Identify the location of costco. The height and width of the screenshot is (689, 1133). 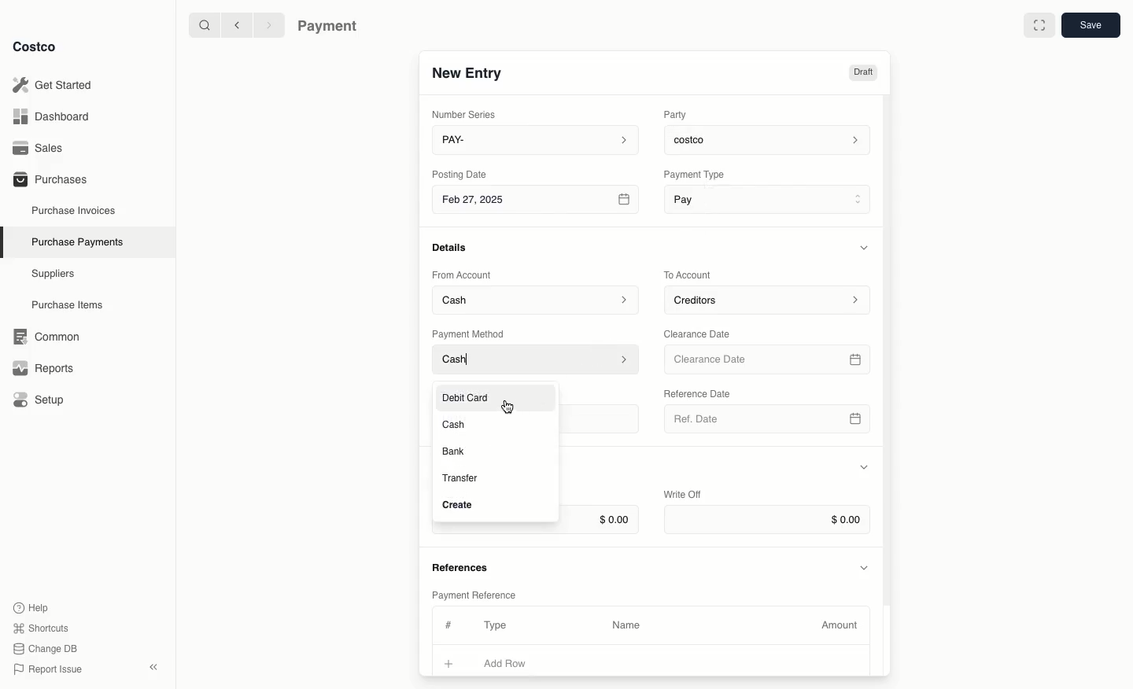
(771, 138).